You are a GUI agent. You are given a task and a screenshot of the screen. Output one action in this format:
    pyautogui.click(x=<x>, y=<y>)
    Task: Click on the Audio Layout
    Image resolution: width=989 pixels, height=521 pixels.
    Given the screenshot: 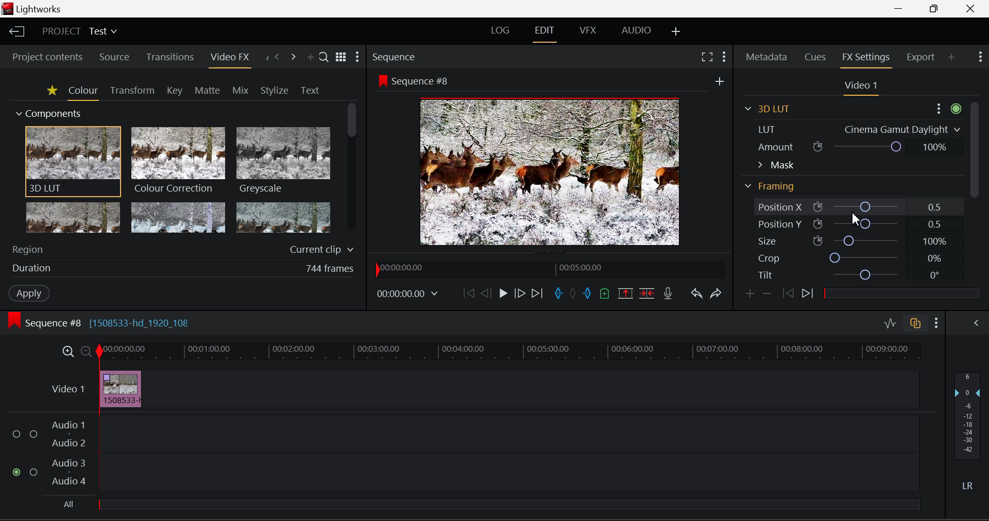 What is the action you would take?
    pyautogui.click(x=635, y=31)
    